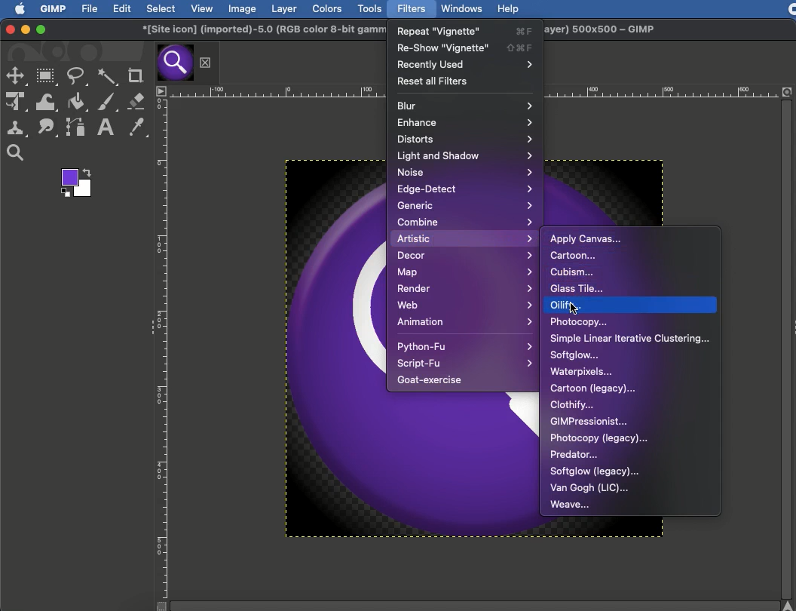  I want to click on Windows, so click(461, 8).